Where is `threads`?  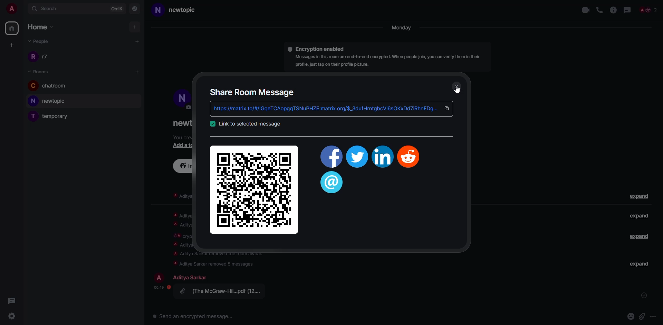
threads is located at coordinates (626, 10).